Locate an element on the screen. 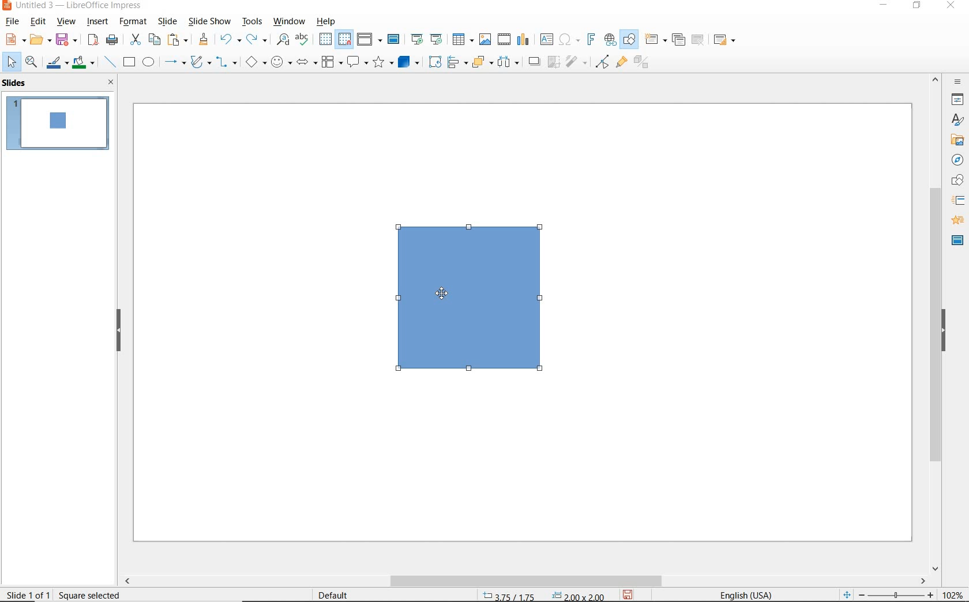 Image resolution: width=969 pixels, height=602 pixels. connectors is located at coordinates (226, 63).